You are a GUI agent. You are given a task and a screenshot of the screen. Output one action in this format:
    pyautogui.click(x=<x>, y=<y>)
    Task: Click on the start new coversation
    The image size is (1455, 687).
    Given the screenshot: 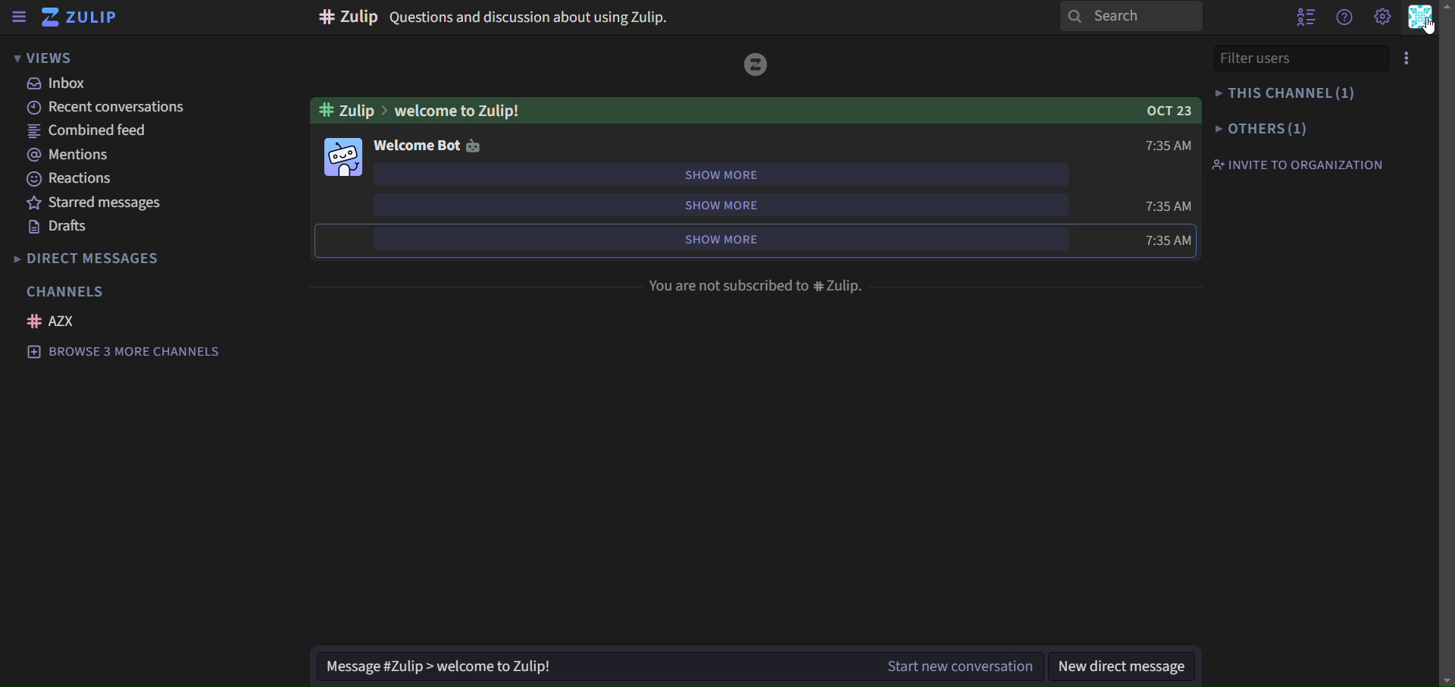 What is the action you would take?
    pyautogui.click(x=956, y=668)
    